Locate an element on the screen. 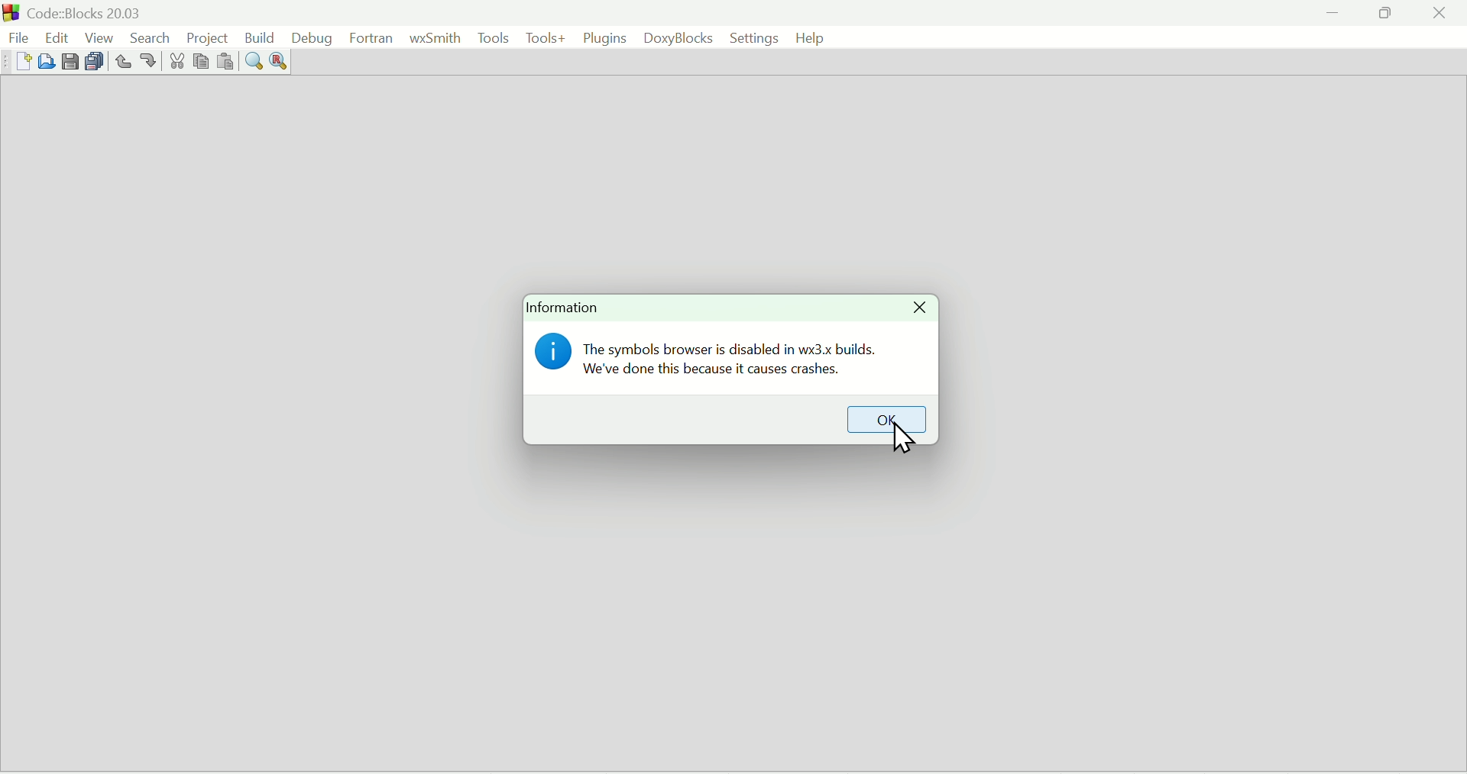  Replace is located at coordinates (280, 63).